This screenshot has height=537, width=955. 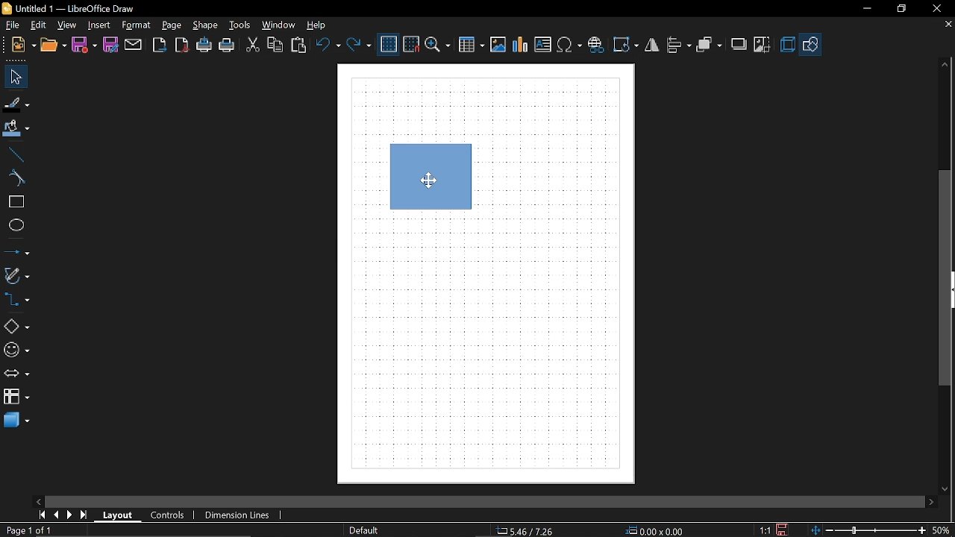 I want to click on Minimize, so click(x=864, y=8).